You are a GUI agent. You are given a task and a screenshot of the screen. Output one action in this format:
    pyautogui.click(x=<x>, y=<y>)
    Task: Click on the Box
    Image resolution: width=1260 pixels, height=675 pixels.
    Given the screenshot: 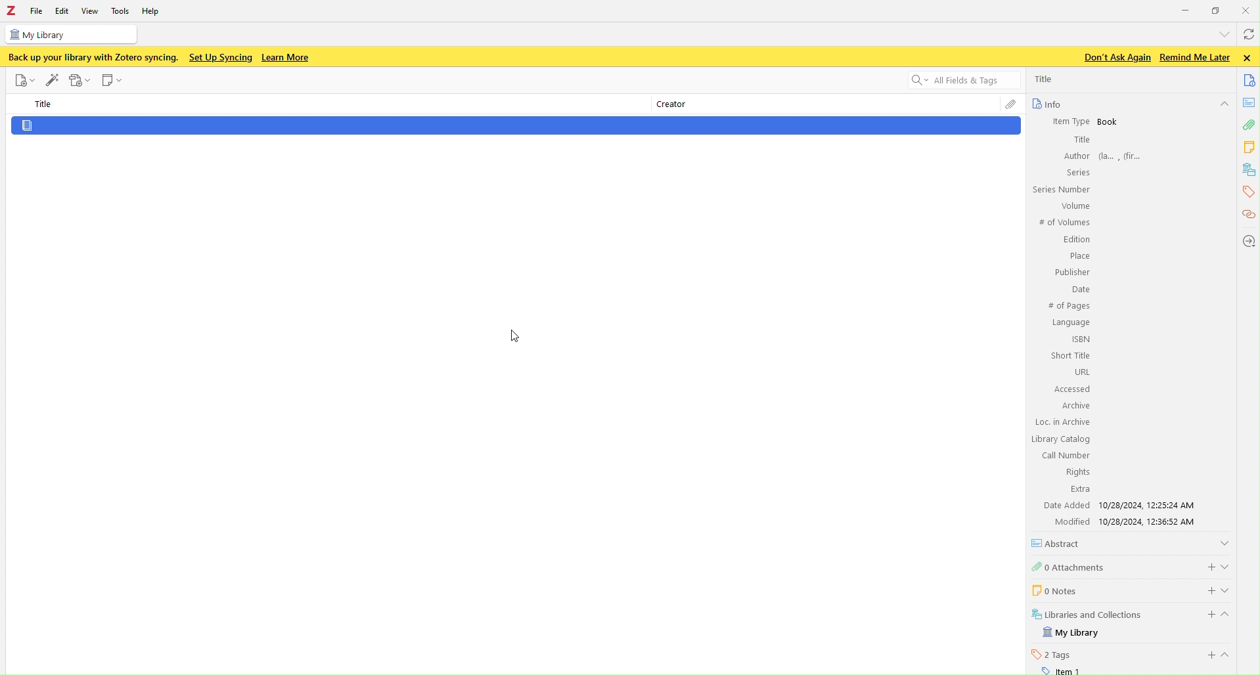 What is the action you would take?
    pyautogui.click(x=1217, y=11)
    